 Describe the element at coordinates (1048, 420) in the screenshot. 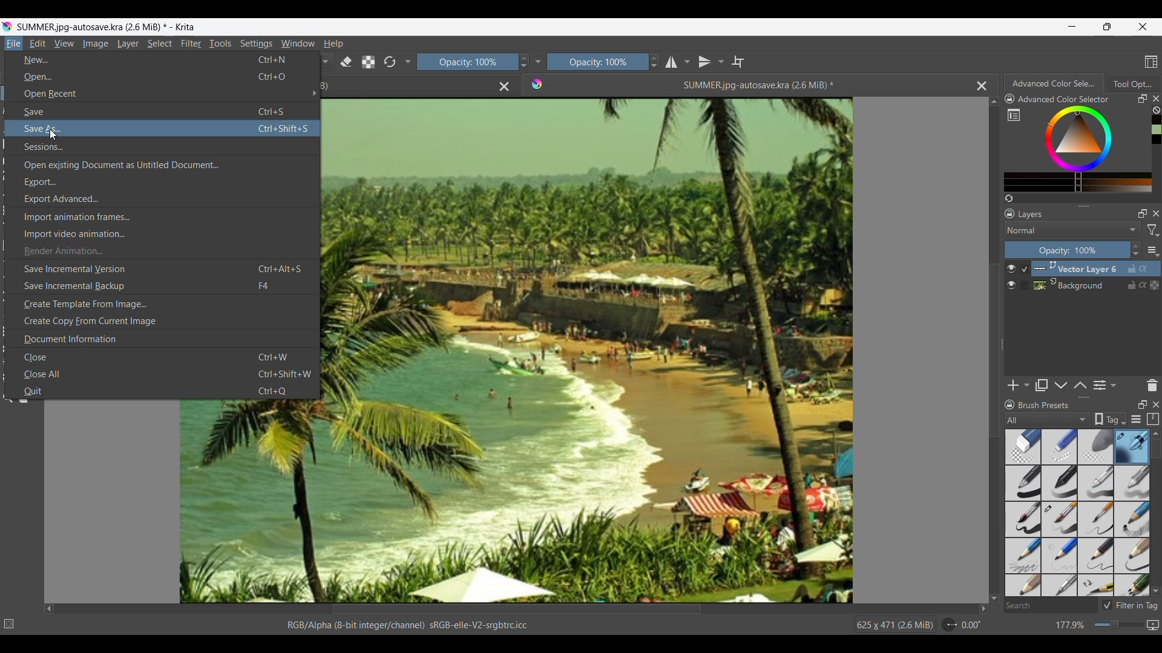

I see `Filter options for brush presets` at that location.